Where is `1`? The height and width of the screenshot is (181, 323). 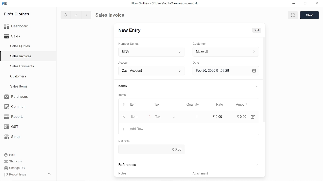
1 is located at coordinates (192, 117).